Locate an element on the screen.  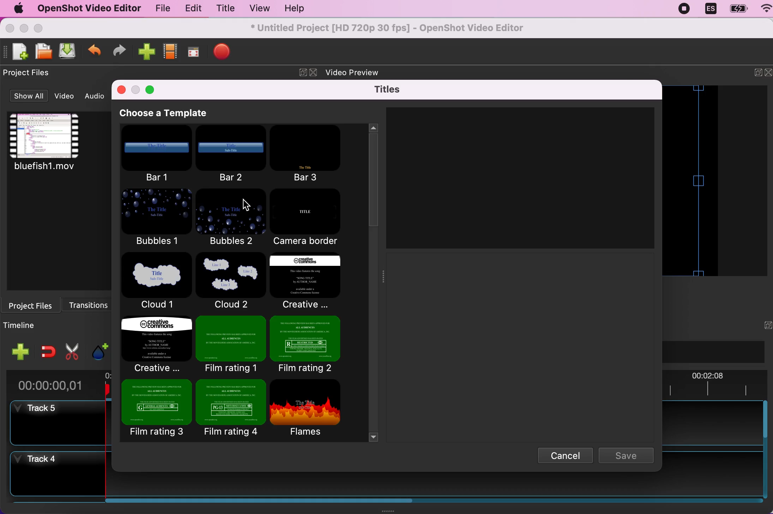
show all is located at coordinates (28, 97).